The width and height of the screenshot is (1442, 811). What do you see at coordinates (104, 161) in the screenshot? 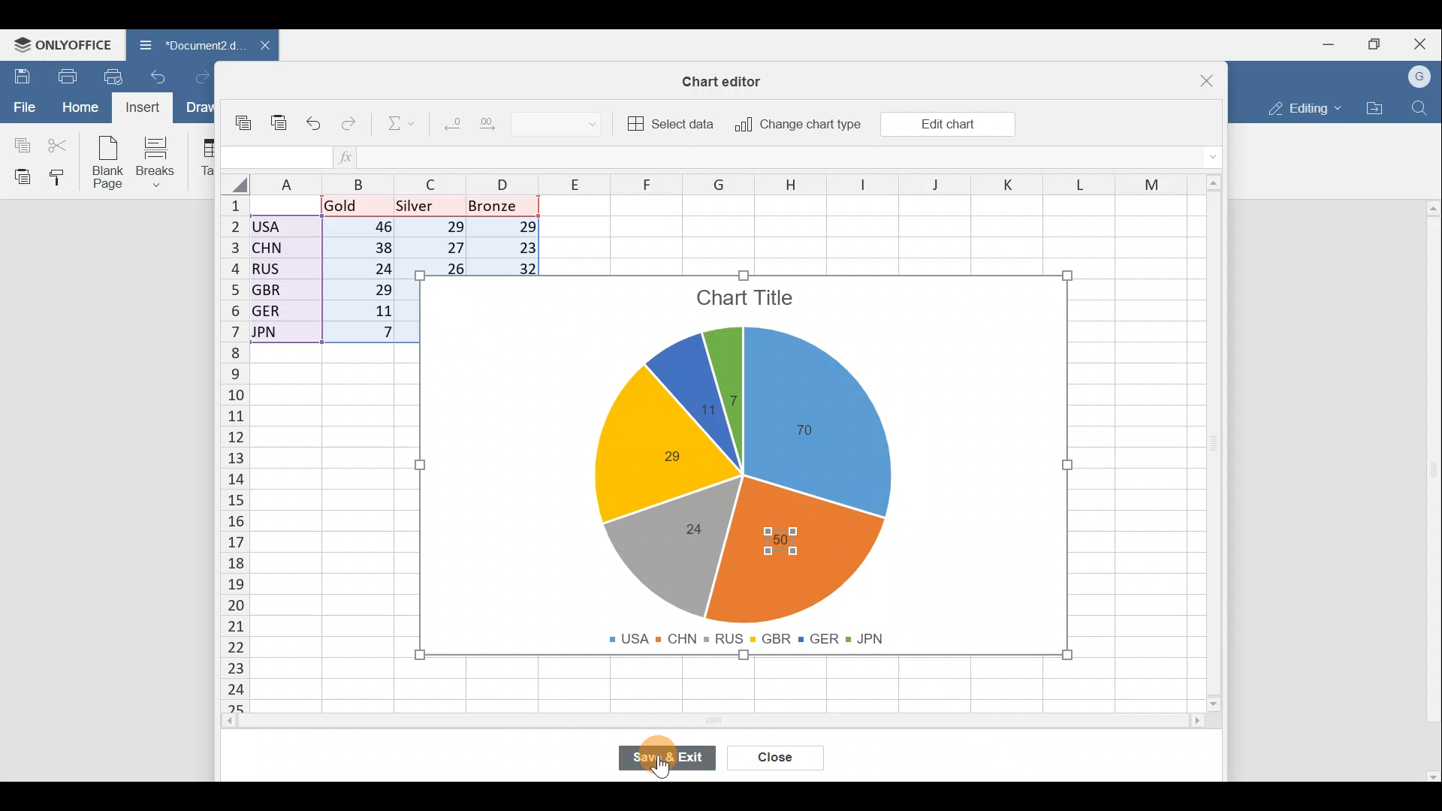
I see `Blank page` at bounding box center [104, 161].